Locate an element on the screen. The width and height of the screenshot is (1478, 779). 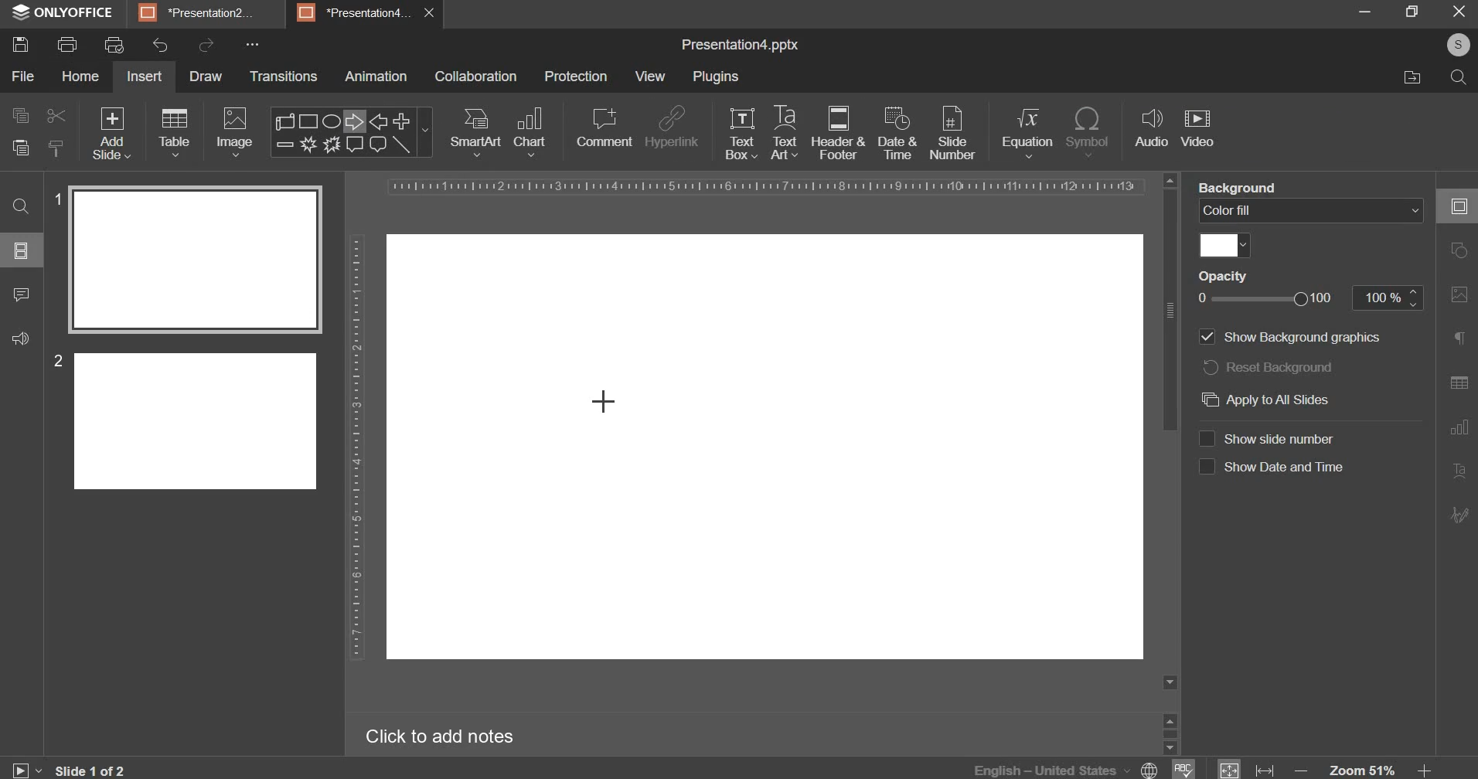
transitions is located at coordinates (284, 77).